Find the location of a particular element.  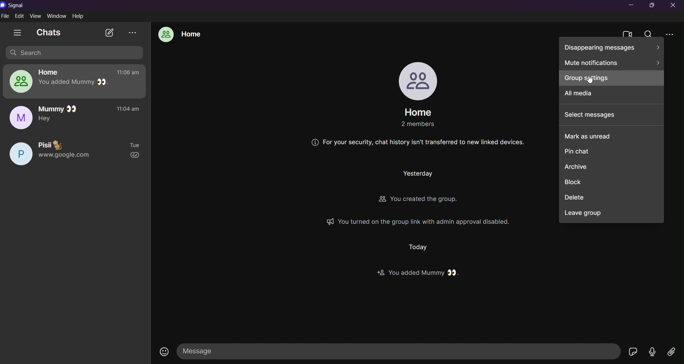

show tabs is located at coordinates (18, 32).